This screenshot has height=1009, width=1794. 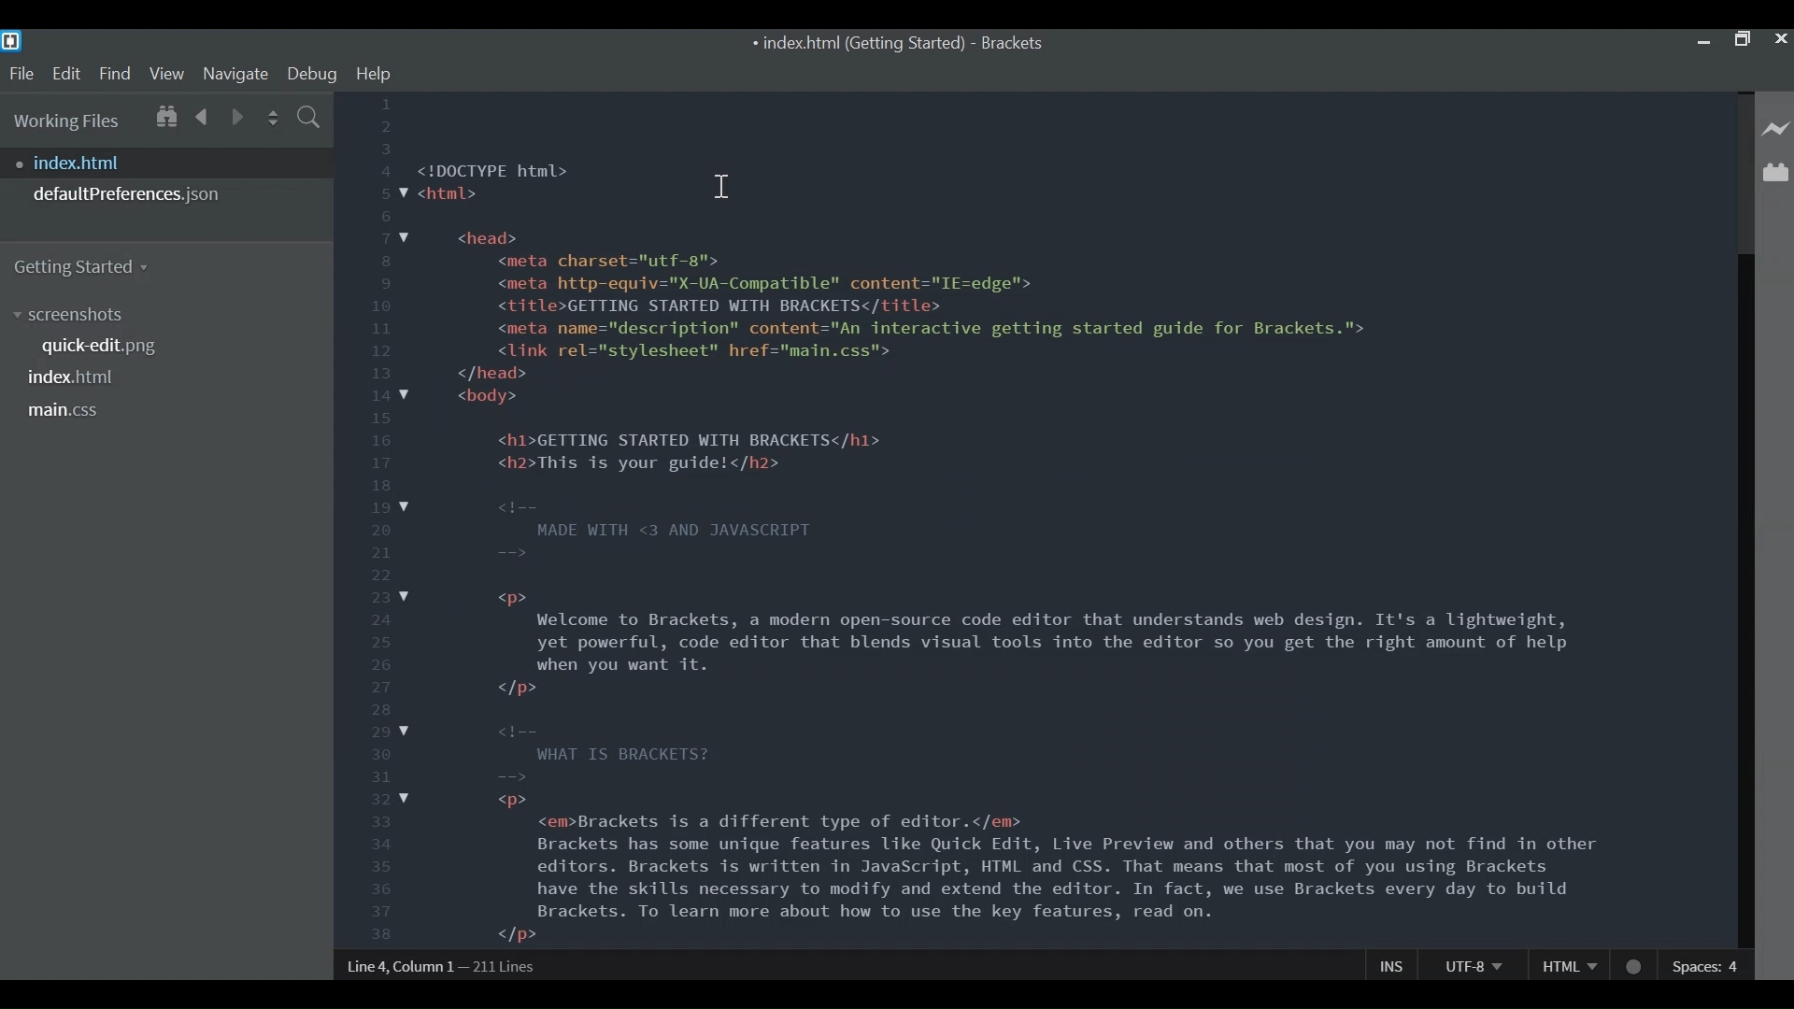 I want to click on index.html (Getting Started), so click(x=856, y=45).